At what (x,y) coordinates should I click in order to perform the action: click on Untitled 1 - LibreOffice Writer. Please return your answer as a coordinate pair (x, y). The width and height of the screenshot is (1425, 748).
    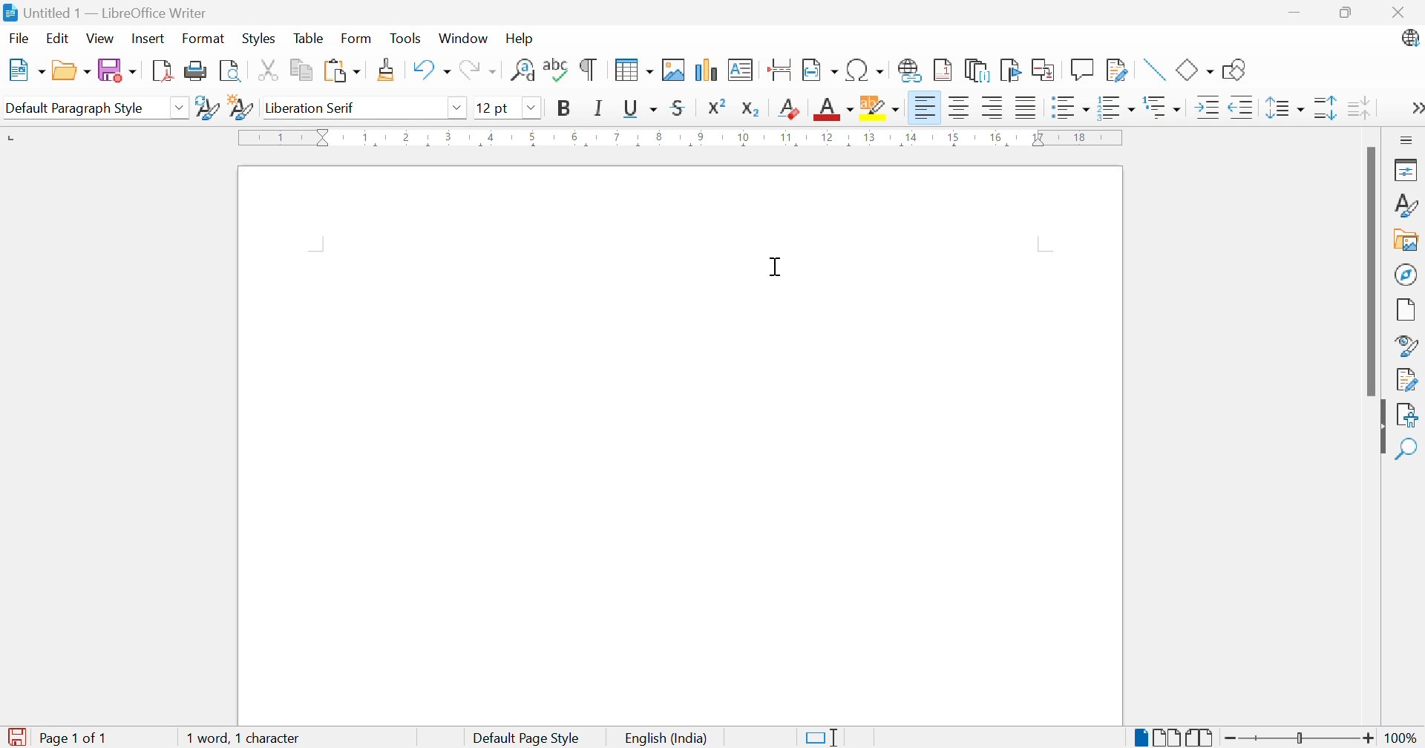
    Looking at the image, I should click on (104, 12).